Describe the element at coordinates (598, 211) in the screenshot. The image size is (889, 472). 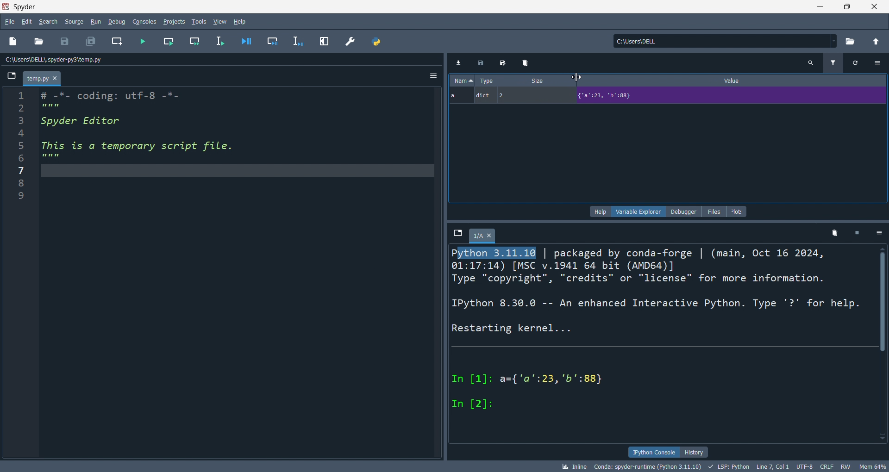
I see `help` at that location.